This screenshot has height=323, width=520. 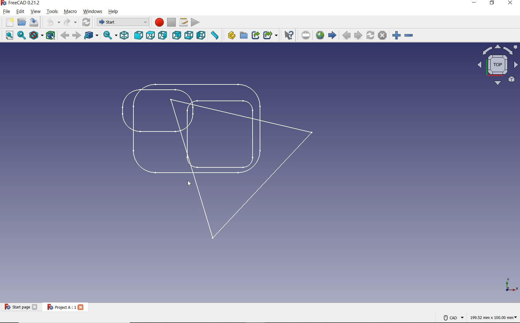 What do you see at coordinates (4, 3) in the screenshot?
I see `logo` at bounding box center [4, 3].